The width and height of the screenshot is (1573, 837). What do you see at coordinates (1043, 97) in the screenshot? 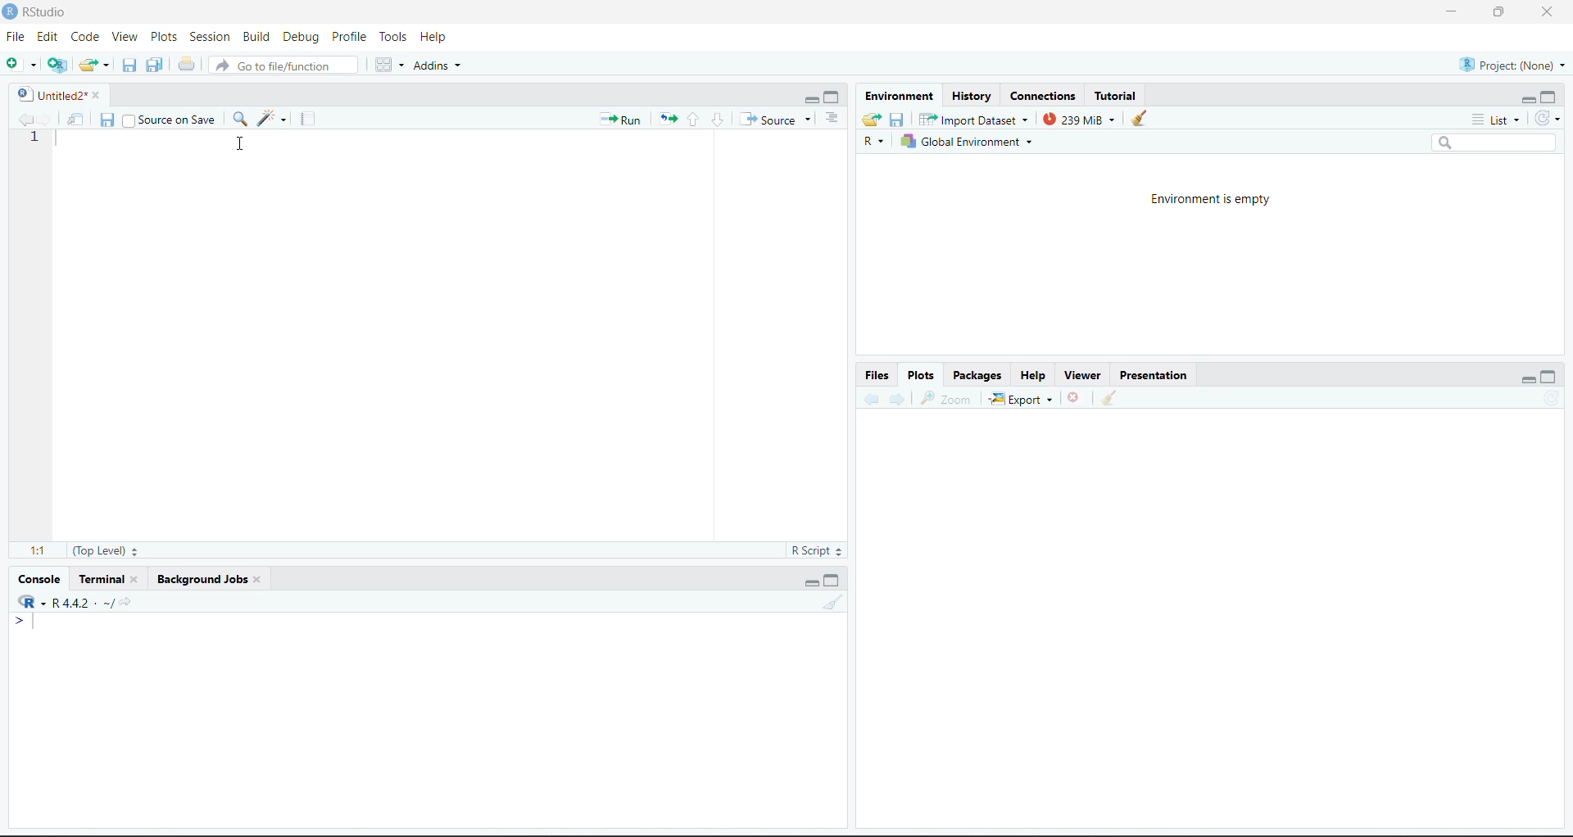
I see `Connections` at bounding box center [1043, 97].